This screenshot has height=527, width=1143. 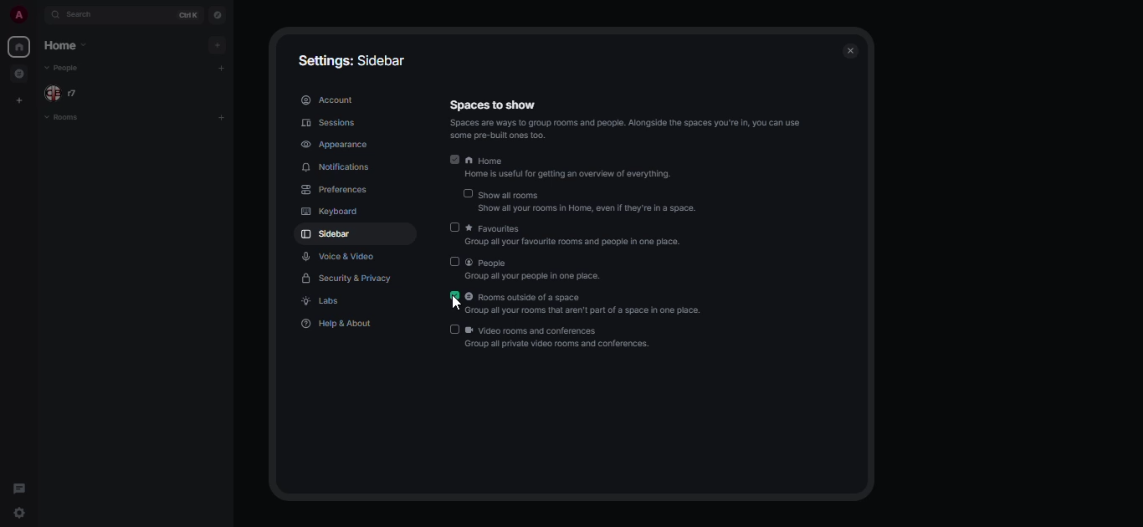 I want to click on home, so click(x=572, y=169).